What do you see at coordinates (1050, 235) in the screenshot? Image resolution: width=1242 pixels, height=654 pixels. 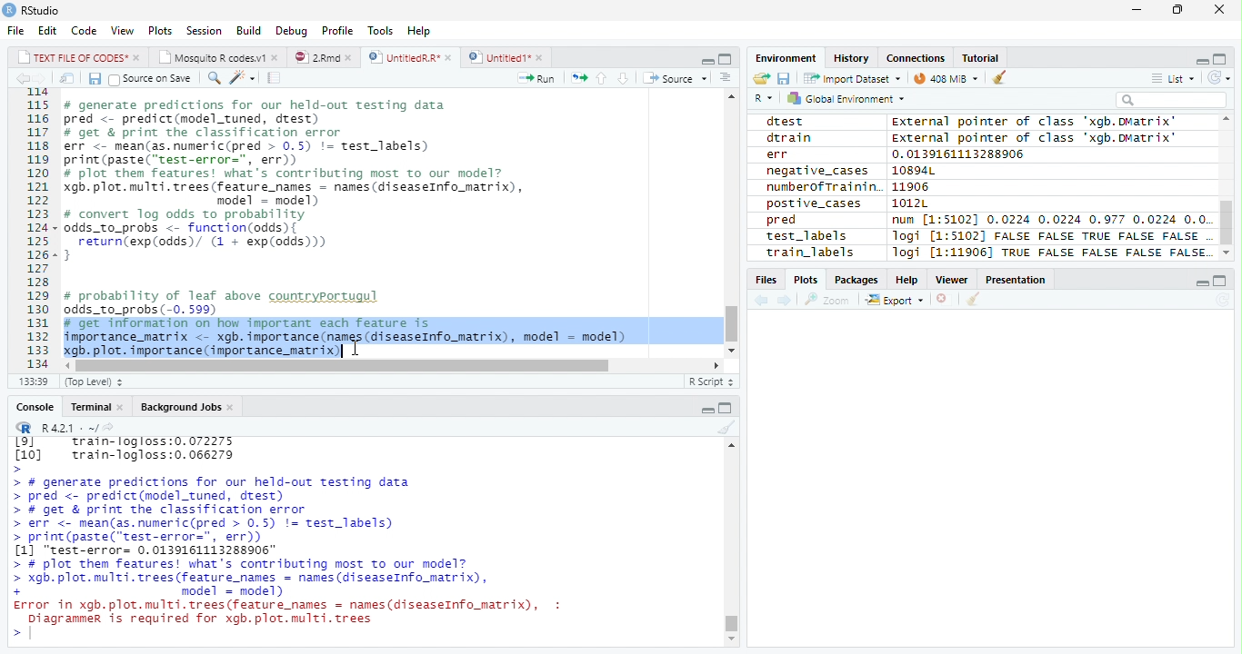 I see `logi [1:5102] FALSE FALSE TRUE FALSE FALSE` at bounding box center [1050, 235].